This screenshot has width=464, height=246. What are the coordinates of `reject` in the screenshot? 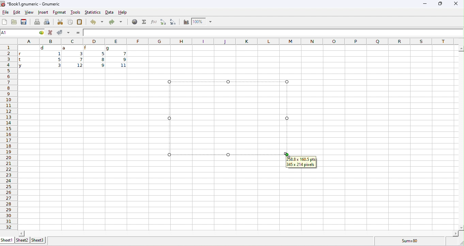 It's located at (50, 32).